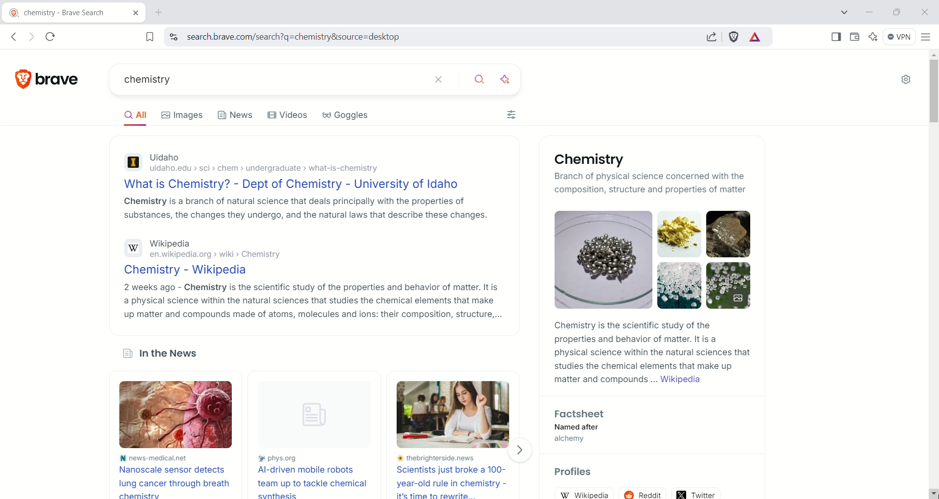  Describe the element at coordinates (870, 13) in the screenshot. I see `minimize` at that location.